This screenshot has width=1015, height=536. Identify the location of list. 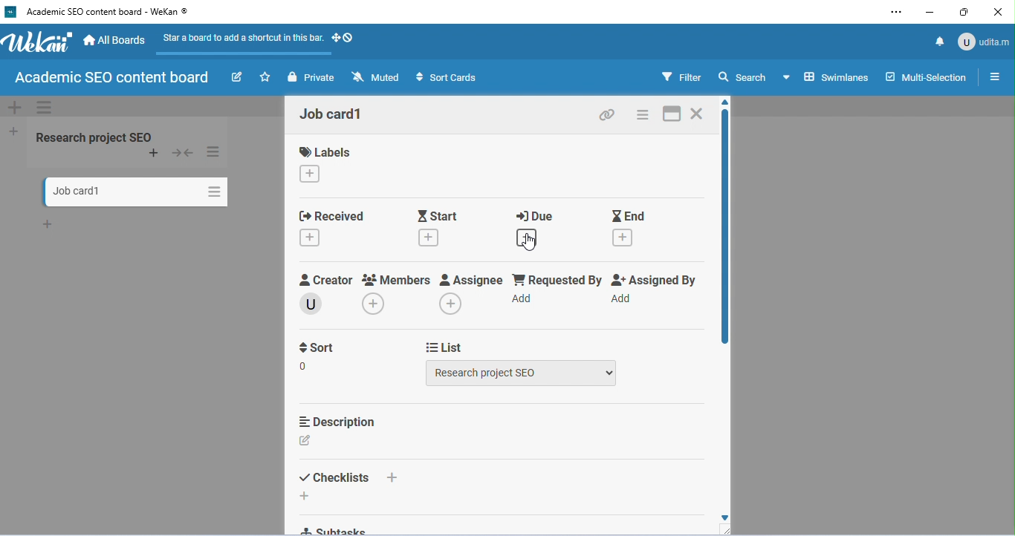
(444, 348).